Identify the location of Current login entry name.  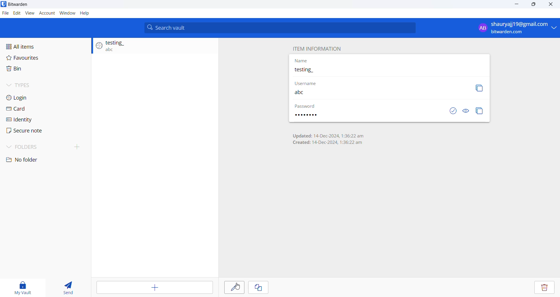
(389, 71).